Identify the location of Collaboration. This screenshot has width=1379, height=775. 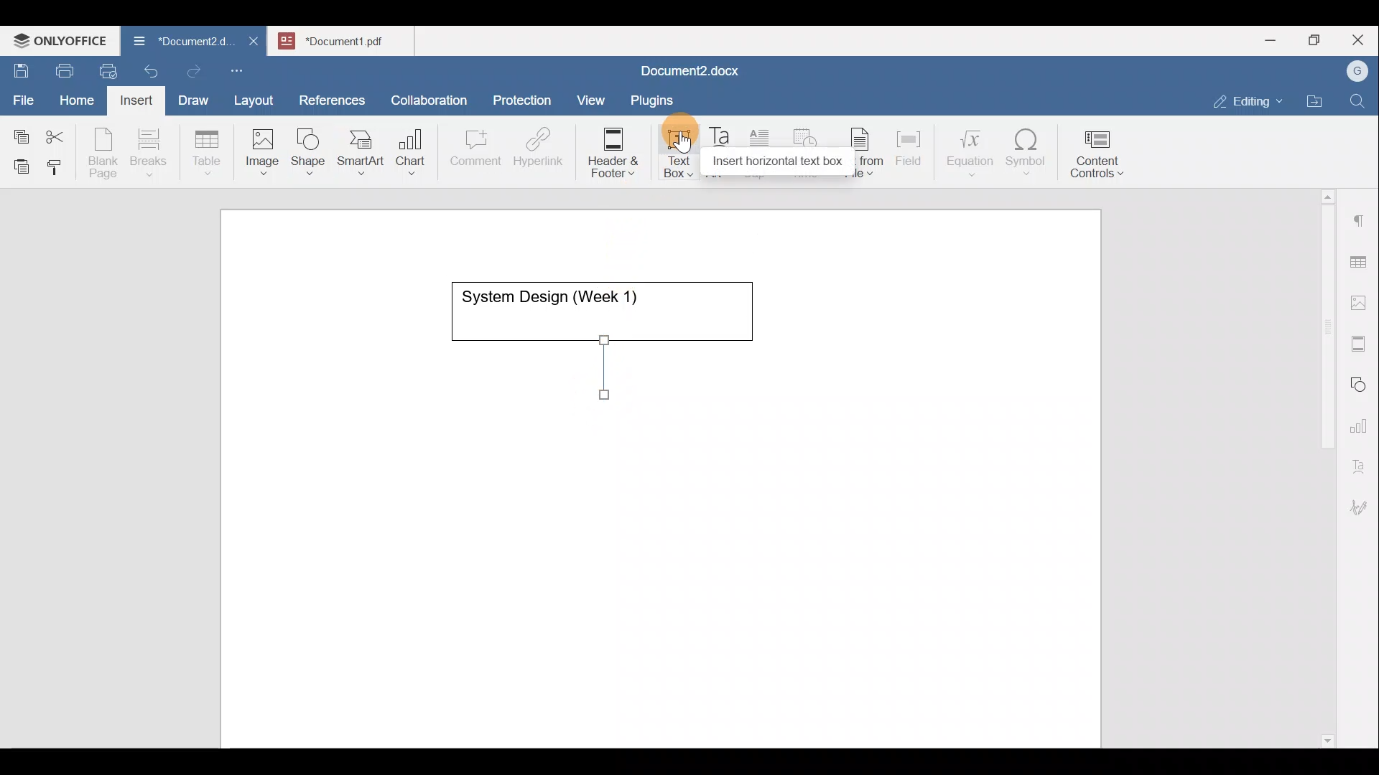
(427, 93).